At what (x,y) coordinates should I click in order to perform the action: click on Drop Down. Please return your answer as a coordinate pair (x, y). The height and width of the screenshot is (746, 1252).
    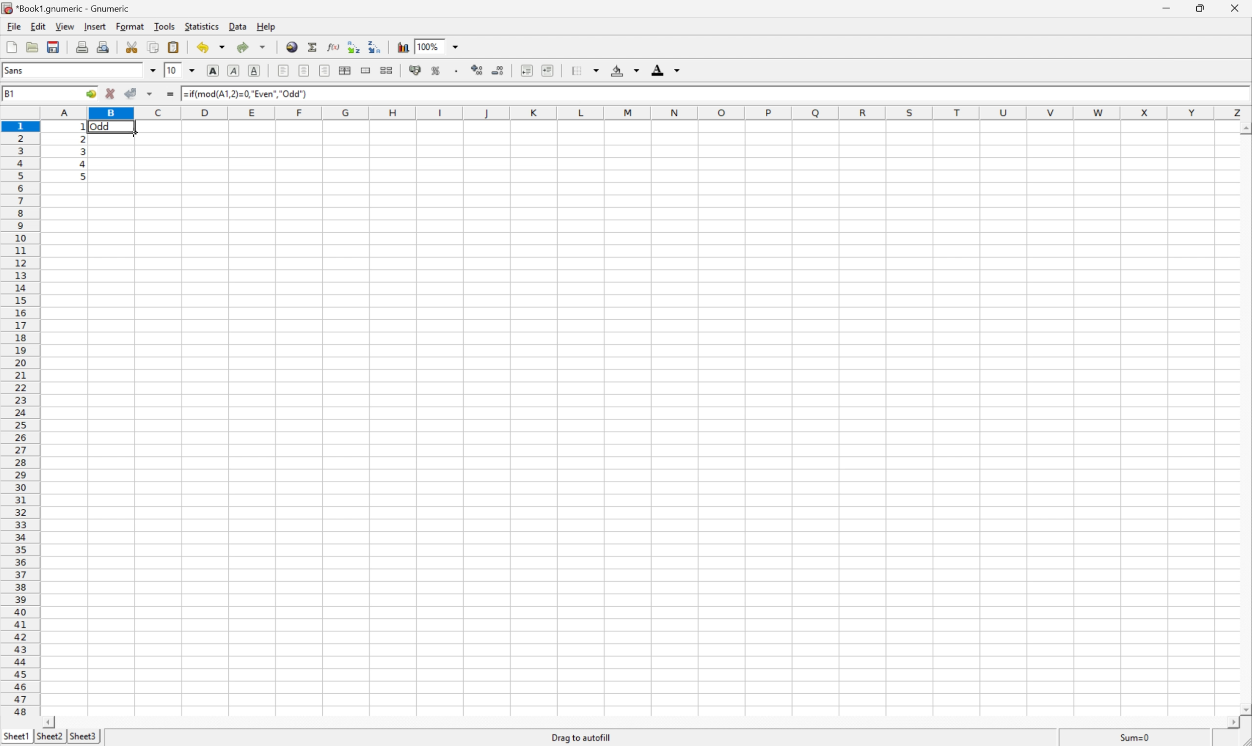
    Looking at the image, I should click on (154, 69).